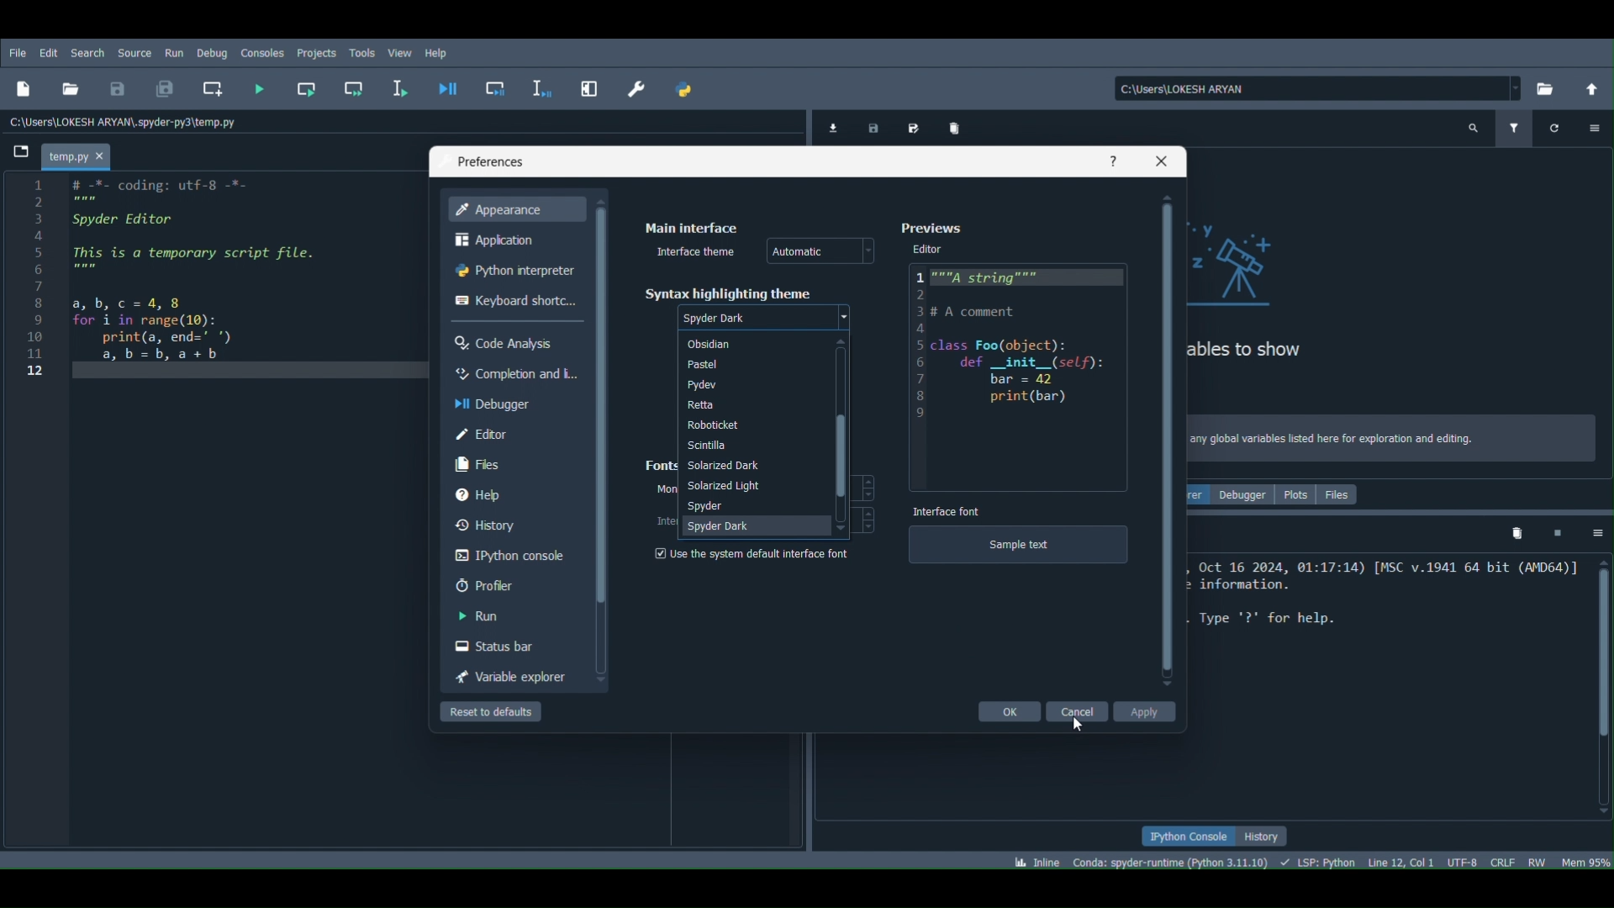  I want to click on Options, so click(1597, 532).